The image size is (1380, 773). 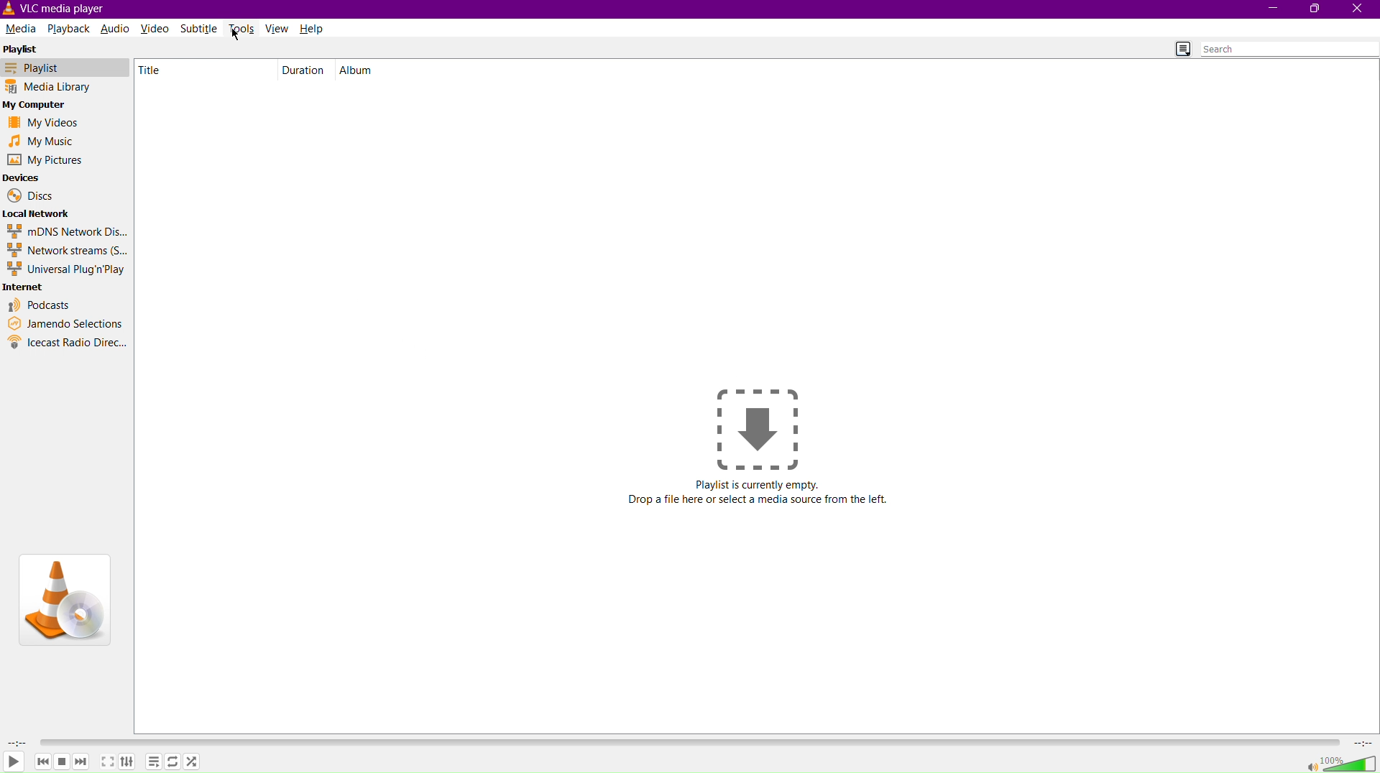 I want to click on Network streams, so click(x=68, y=251).